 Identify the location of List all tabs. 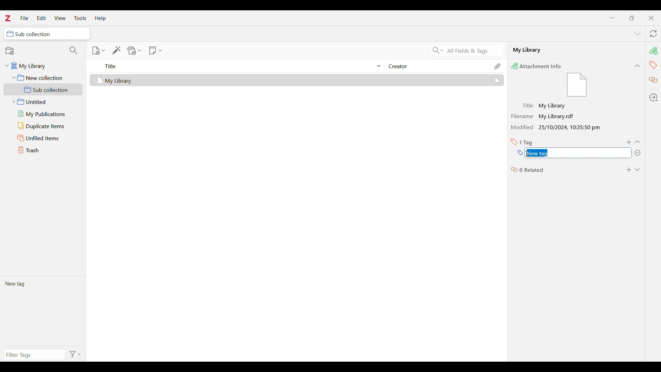
(638, 34).